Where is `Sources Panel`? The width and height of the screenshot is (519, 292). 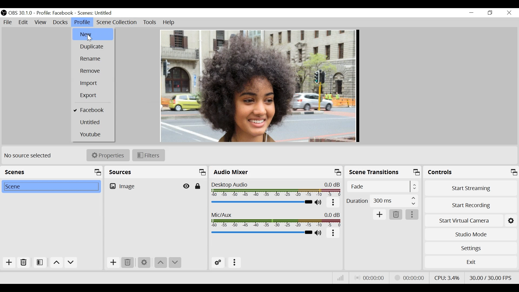
Sources Panel is located at coordinates (156, 172).